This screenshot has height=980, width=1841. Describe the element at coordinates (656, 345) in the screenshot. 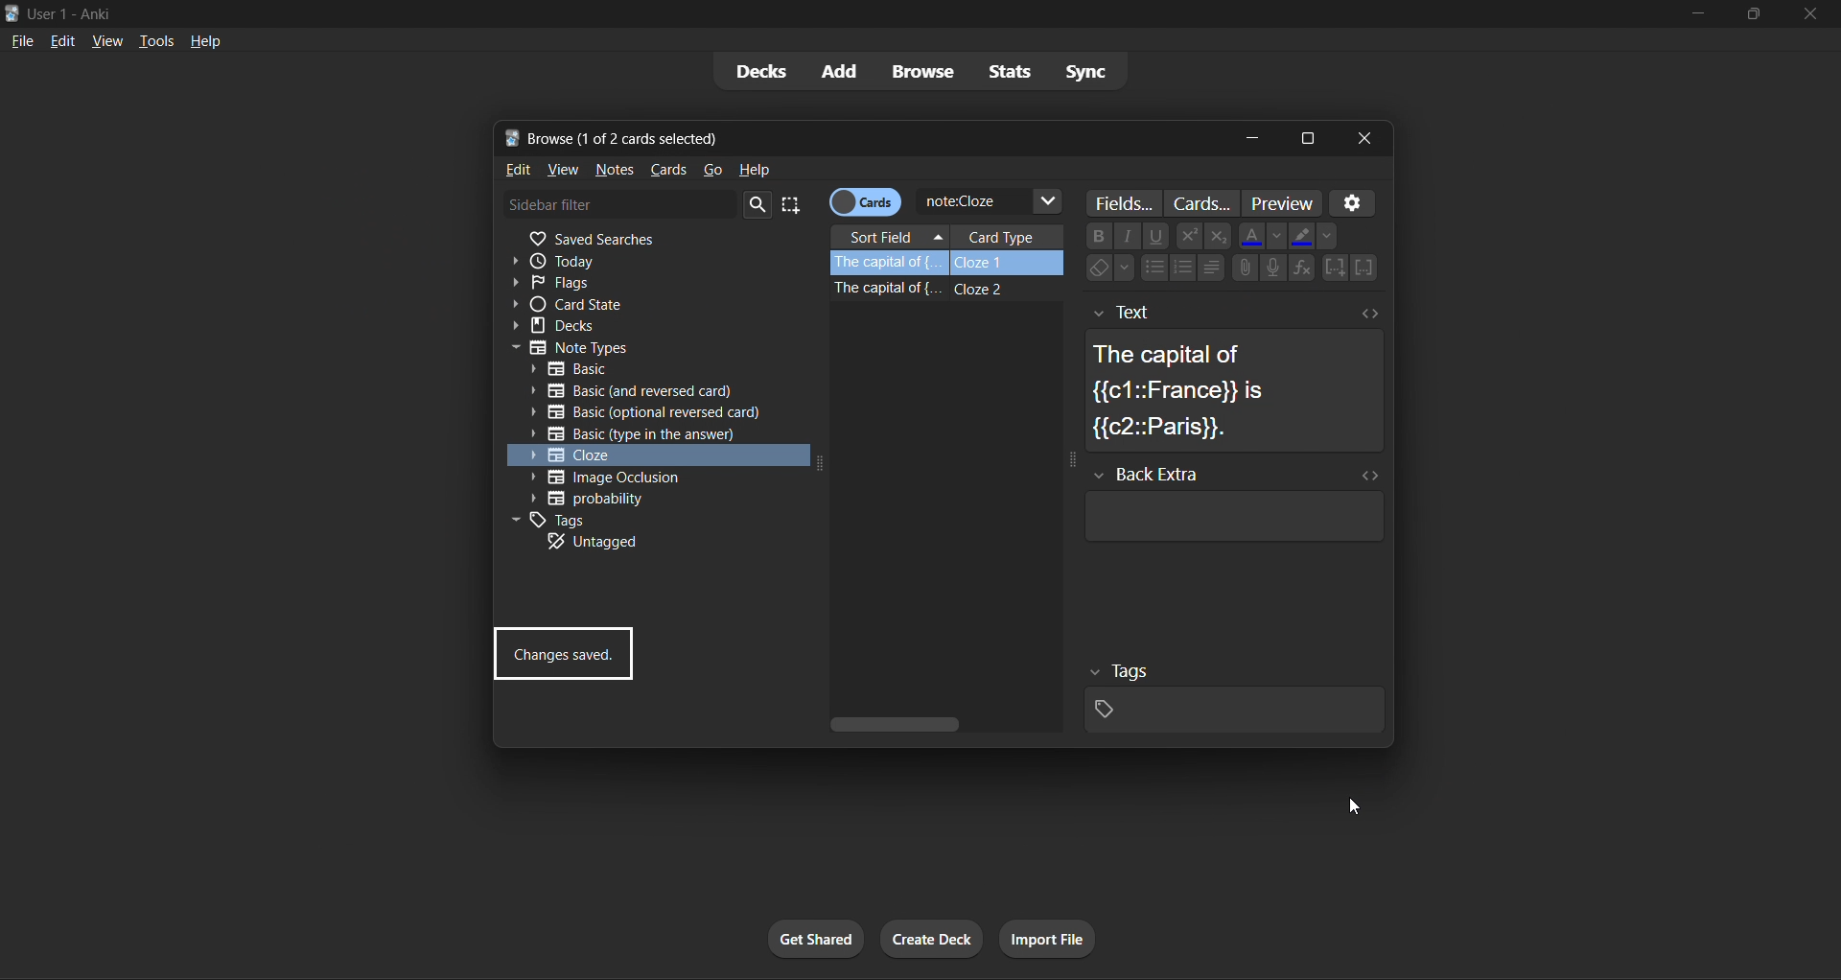

I see `notes type filter` at that location.